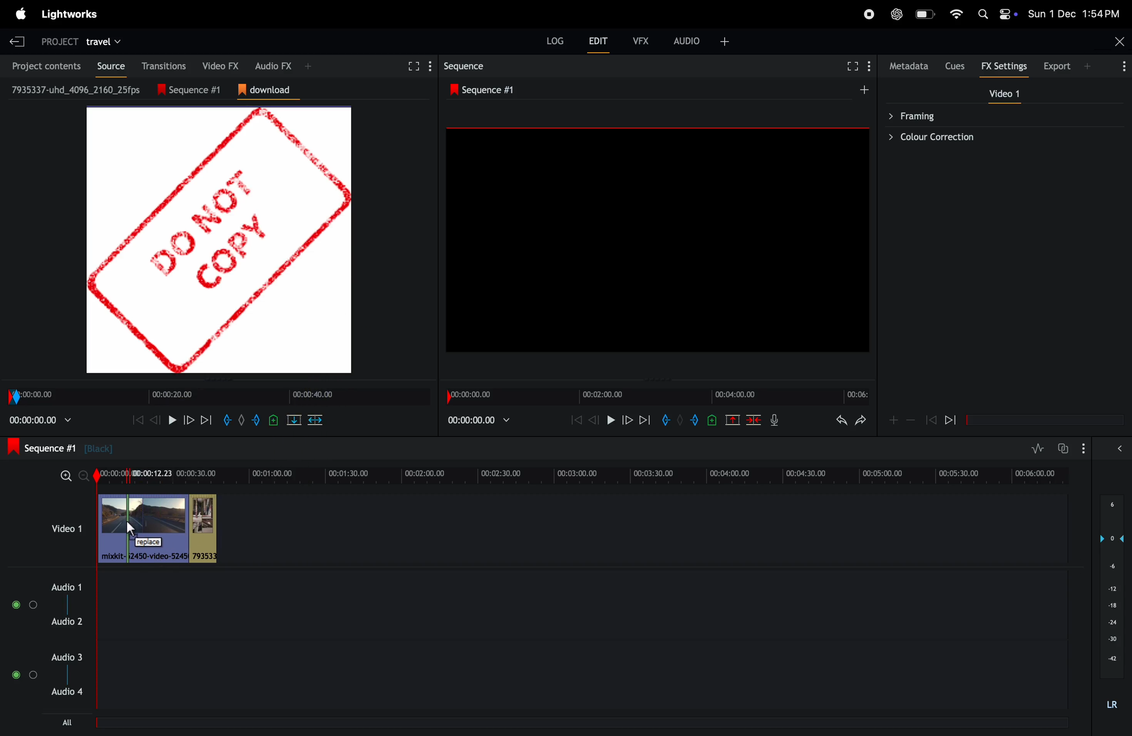  What do you see at coordinates (753, 419) in the screenshot?
I see `rewind` at bounding box center [753, 419].